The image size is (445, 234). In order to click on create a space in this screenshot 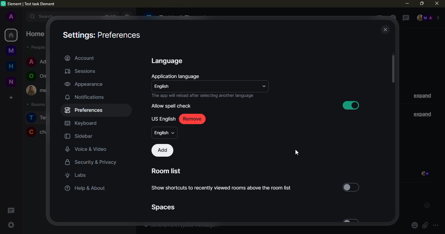, I will do `click(10, 97)`.